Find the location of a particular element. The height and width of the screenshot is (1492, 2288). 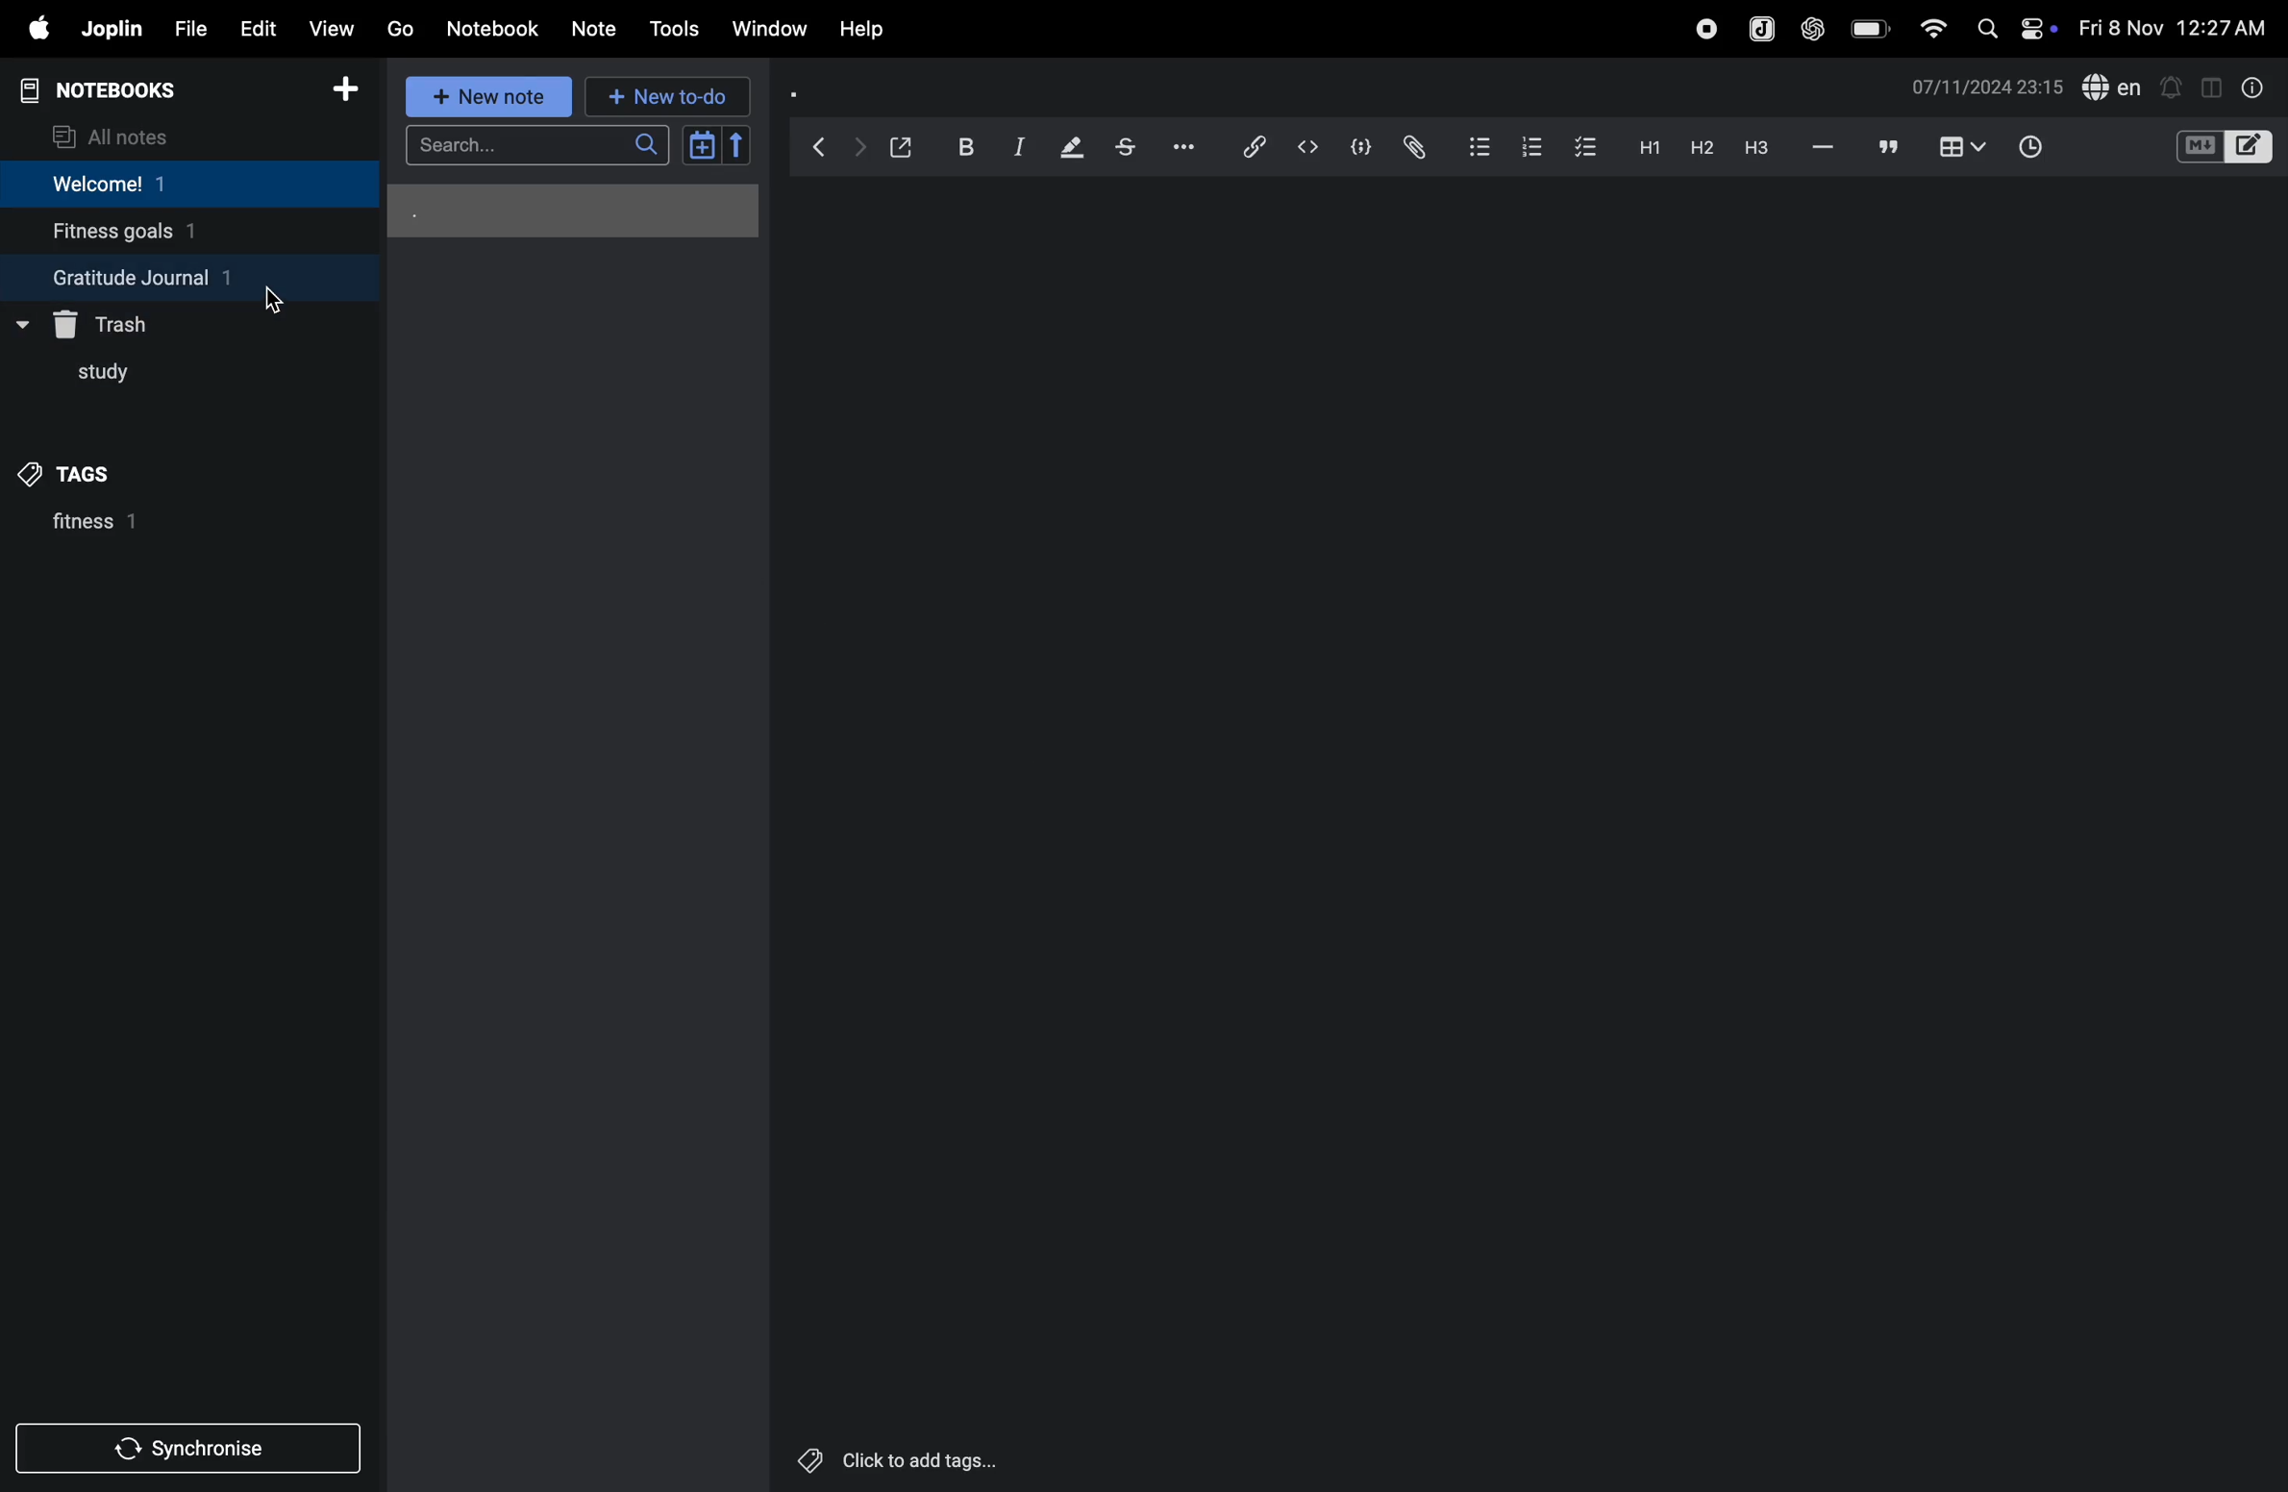

help is located at coordinates (862, 31).